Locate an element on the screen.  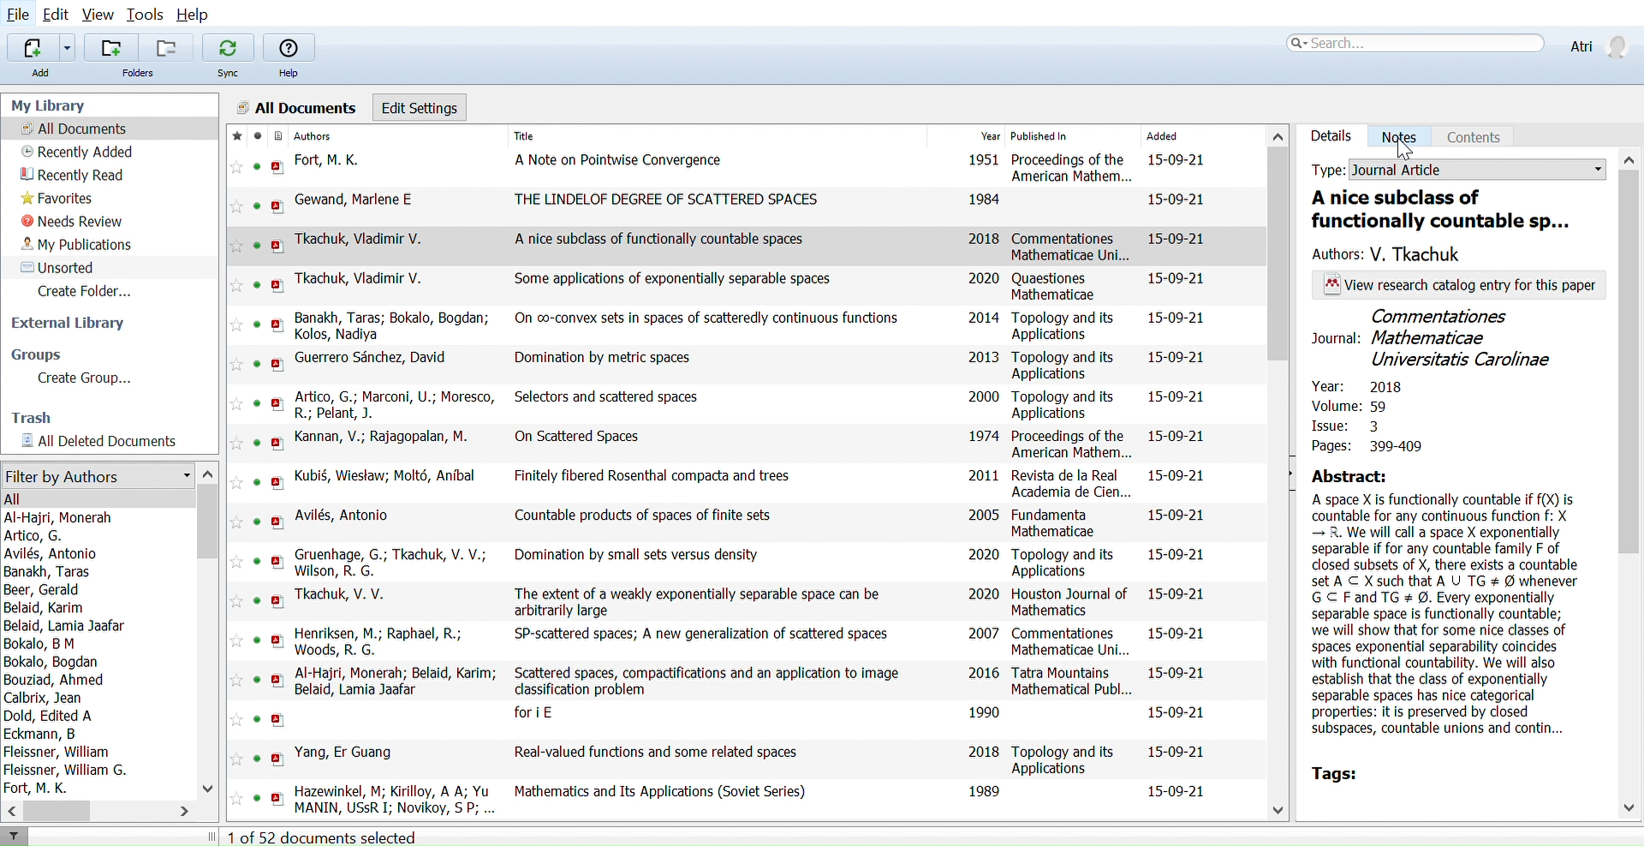
15-09-21 is located at coordinates (1180, 239).